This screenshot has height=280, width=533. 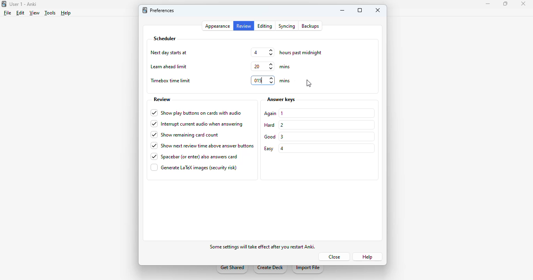 I want to click on review, so click(x=162, y=100).